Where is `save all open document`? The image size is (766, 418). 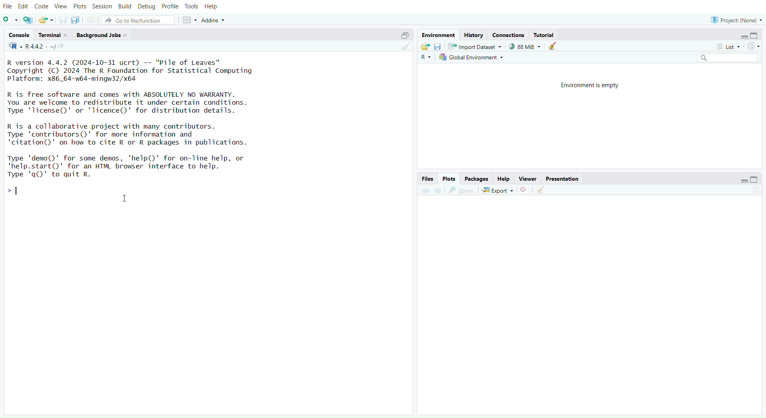
save all open document is located at coordinates (77, 20).